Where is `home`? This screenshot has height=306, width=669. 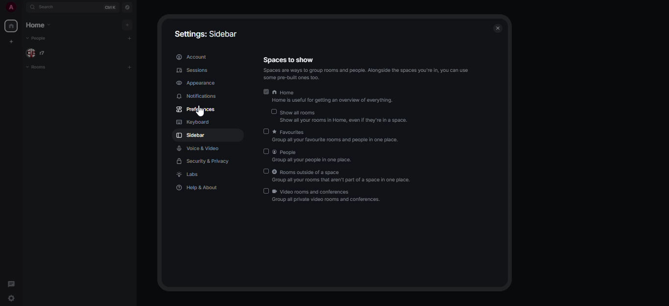 home is located at coordinates (12, 26).